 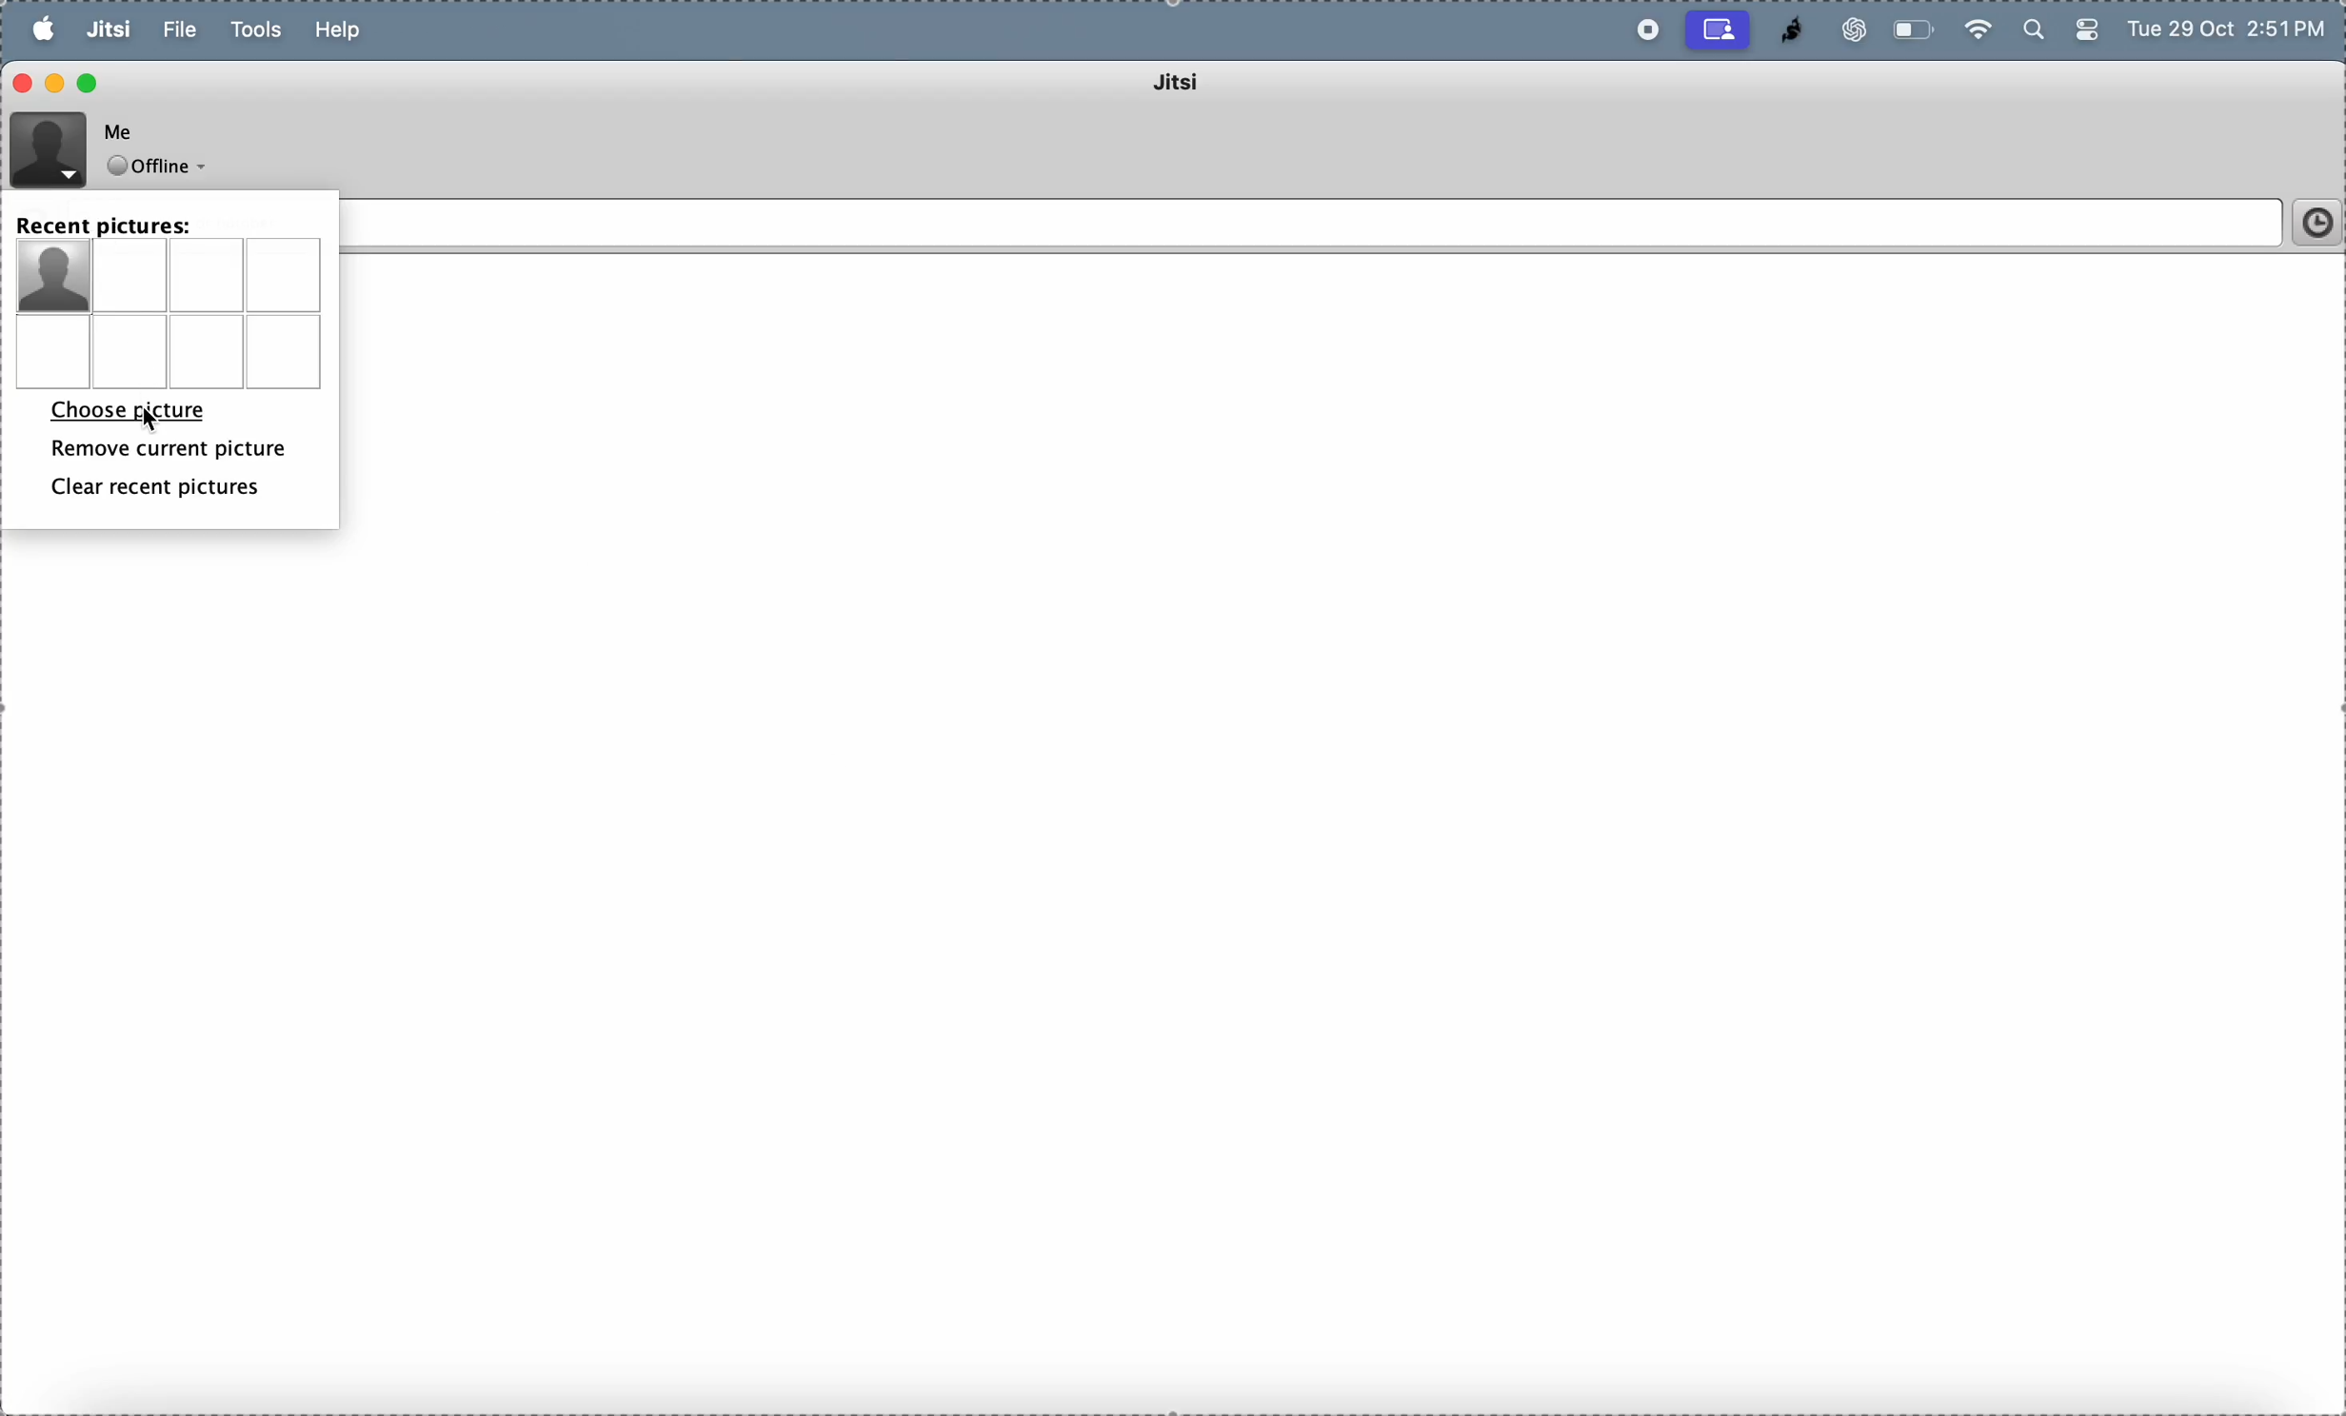 I want to click on help, so click(x=343, y=30).